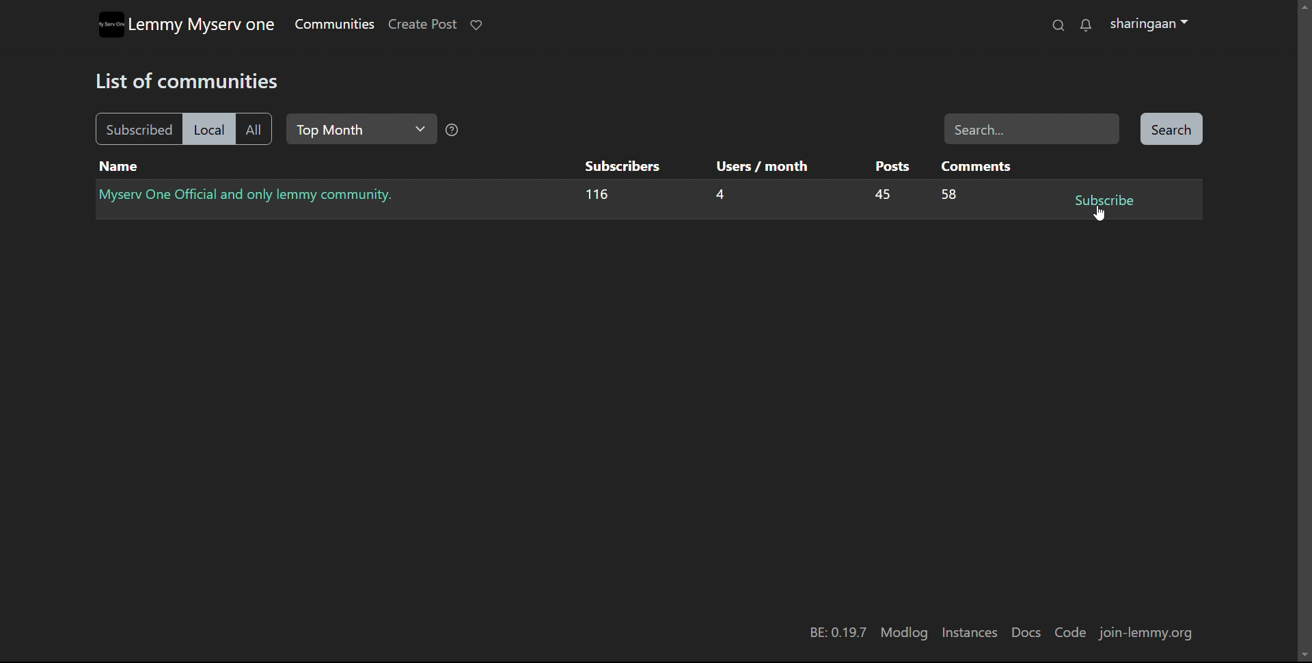  Describe the element at coordinates (1305, 337) in the screenshot. I see `scrollbar` at that location.